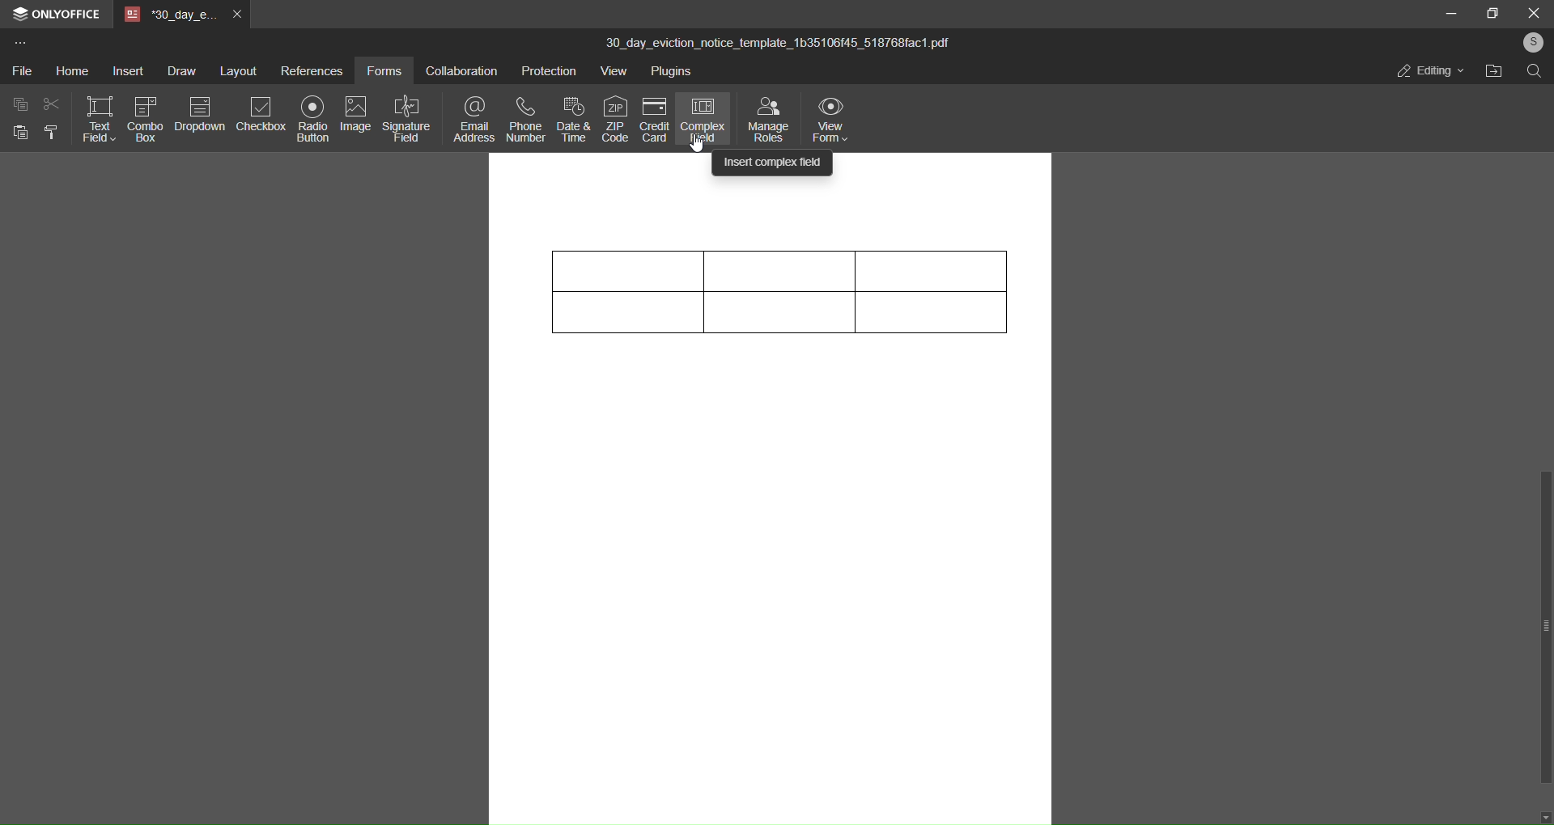 Image resolution: width=1554 pixels, height=825 pixels. What do you see at coordinates (66, 15) in the screenshot?
I see `onlyoffice` at bounding box center [66, 15].